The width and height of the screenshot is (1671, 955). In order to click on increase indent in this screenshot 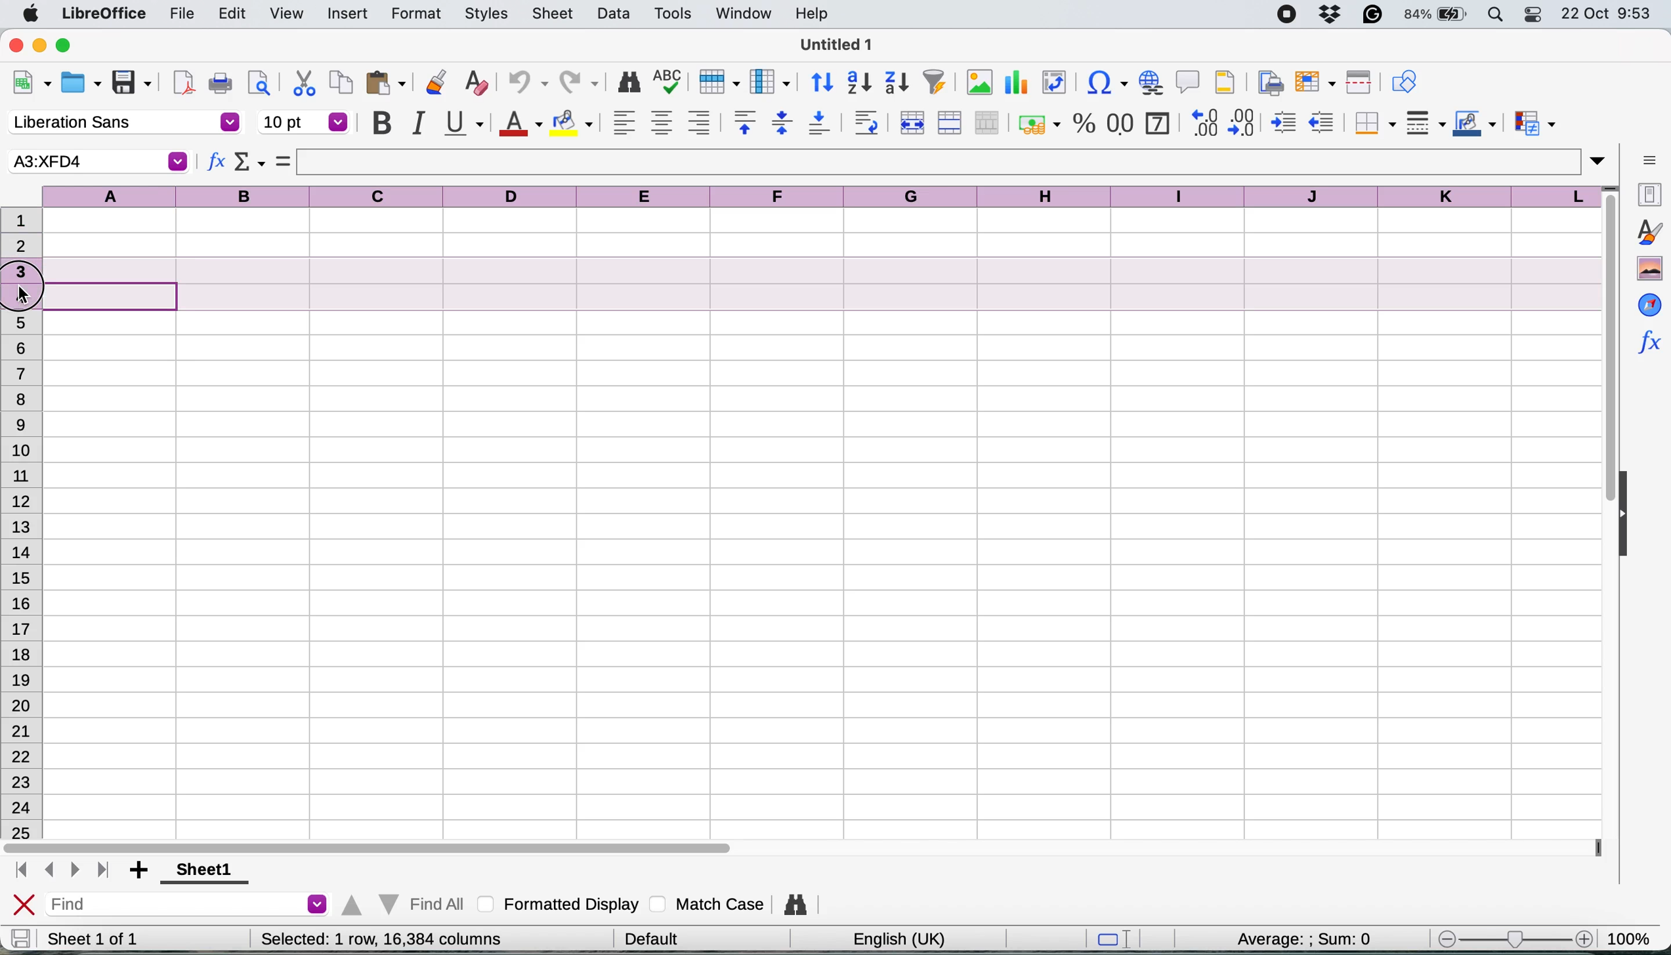, I will do `click(1285, 123)`.